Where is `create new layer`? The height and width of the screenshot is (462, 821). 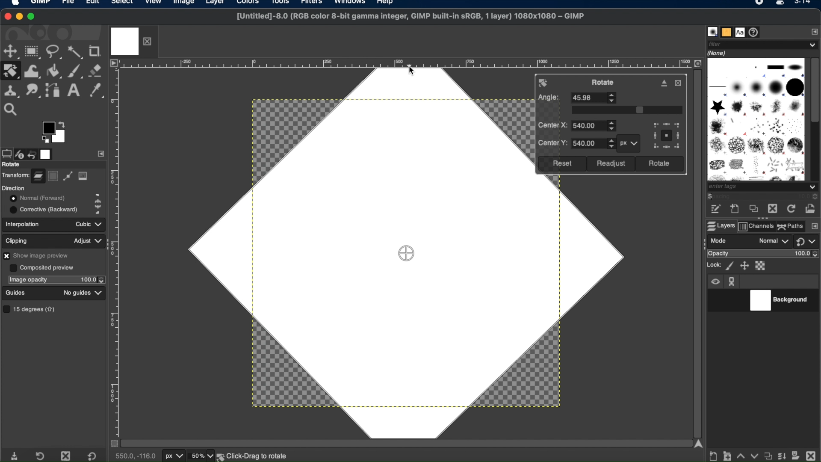 create new layer is located at coordinates (714, 456).